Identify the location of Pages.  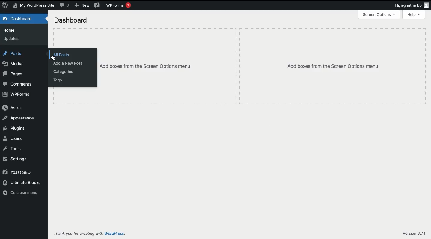
(13, 74).